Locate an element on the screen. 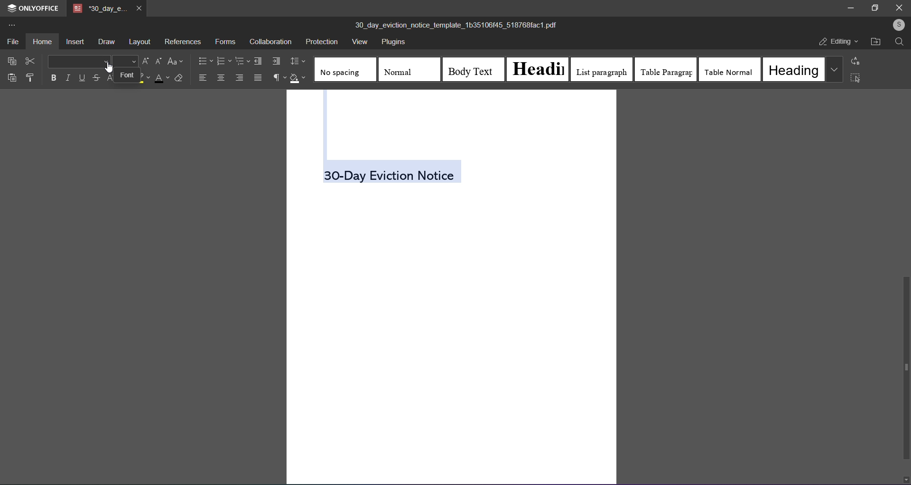 The image size is (911, 485). no spacing is located at coordinates (344, 71).